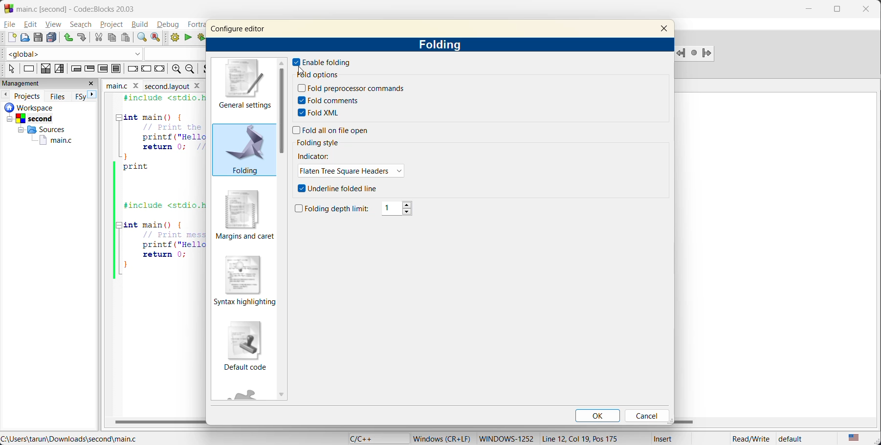  Describe the element at coordinates (59, 69) in the screenshot. I see `selection` at that location.